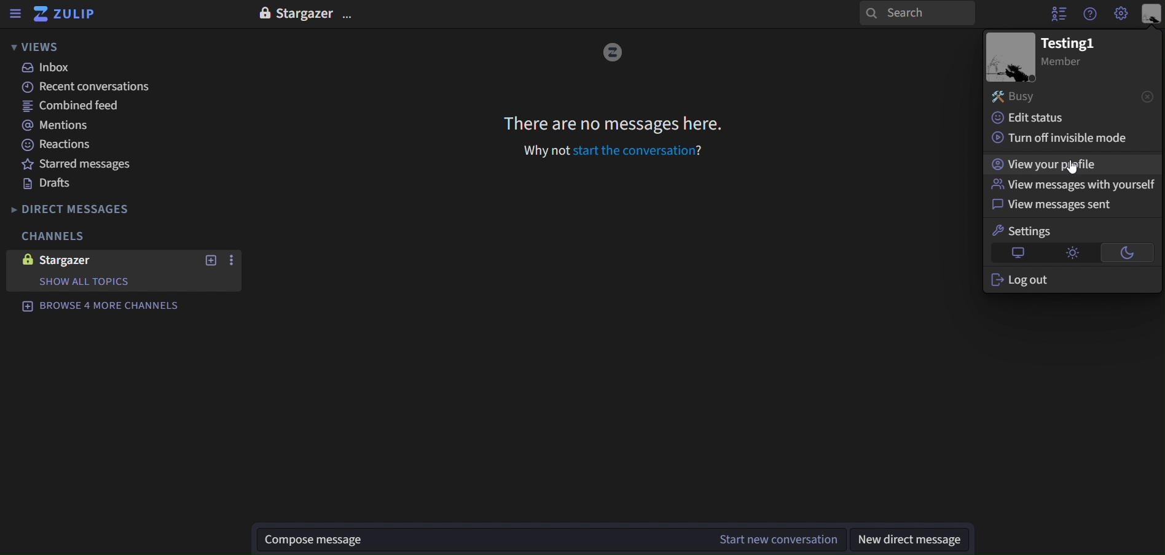 The image size is (1165, 555). Describe the element at coordinates (316, 538) in the screenshot. I see `compose message` at that location.